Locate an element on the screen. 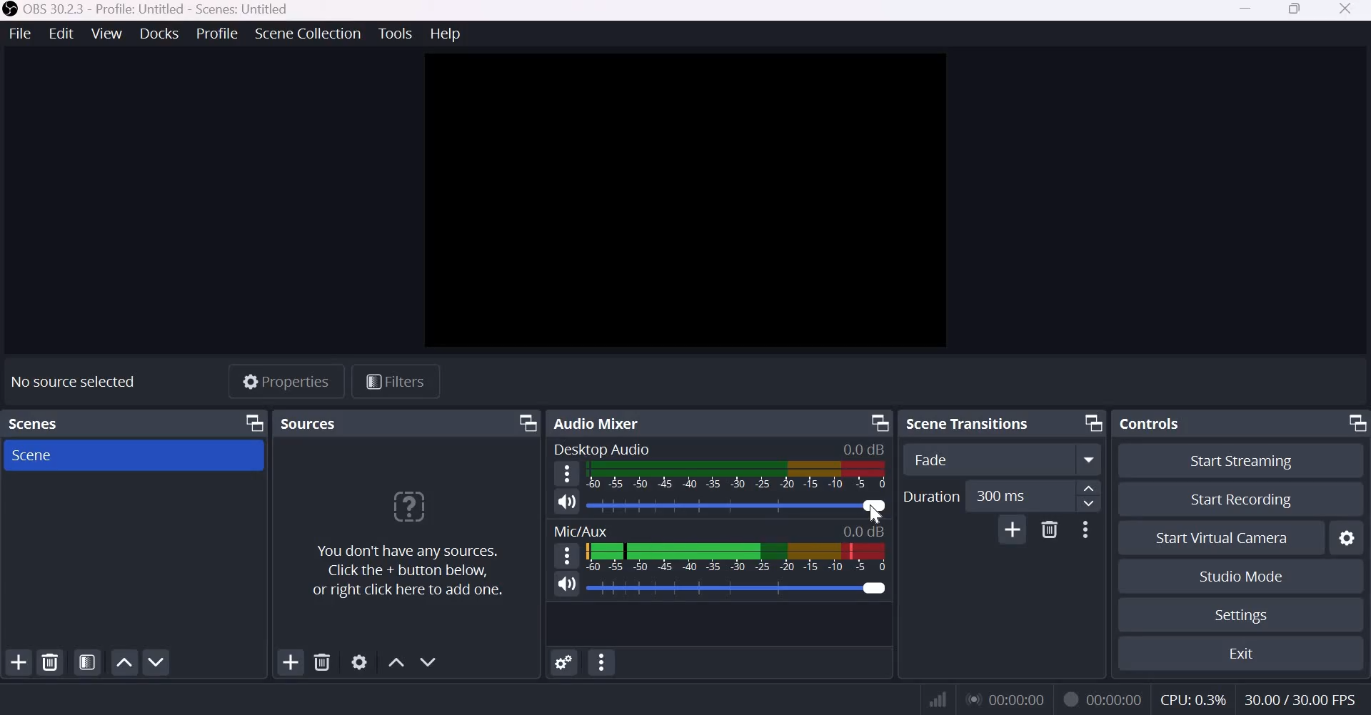  Open scene filters is located at coordinates (88, 663).